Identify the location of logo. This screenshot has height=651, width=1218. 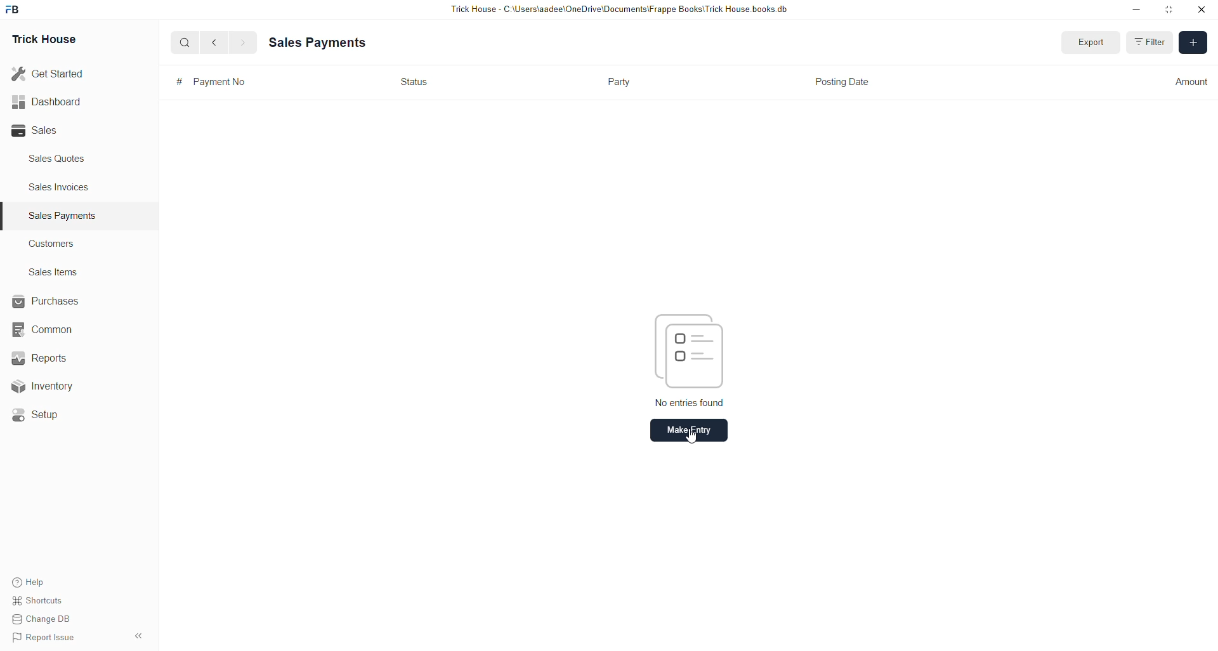
(13, 10).